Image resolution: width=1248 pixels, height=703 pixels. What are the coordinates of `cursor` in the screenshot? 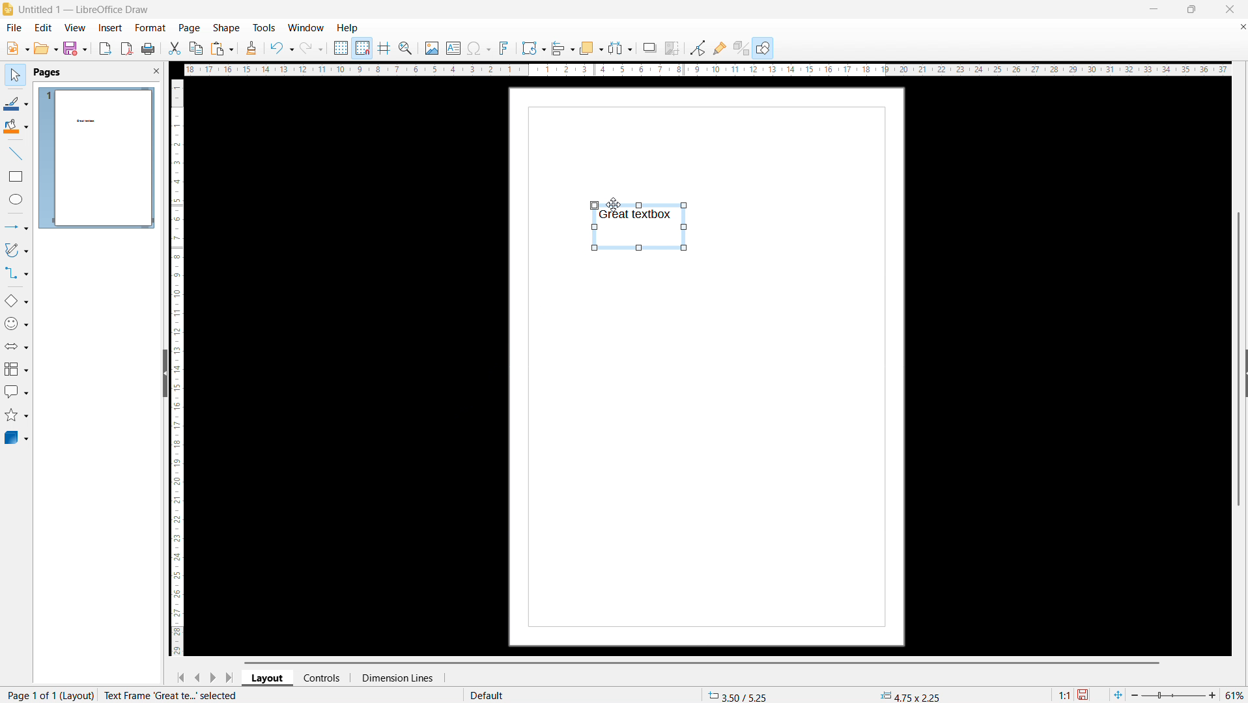 It's located at (614, 204).